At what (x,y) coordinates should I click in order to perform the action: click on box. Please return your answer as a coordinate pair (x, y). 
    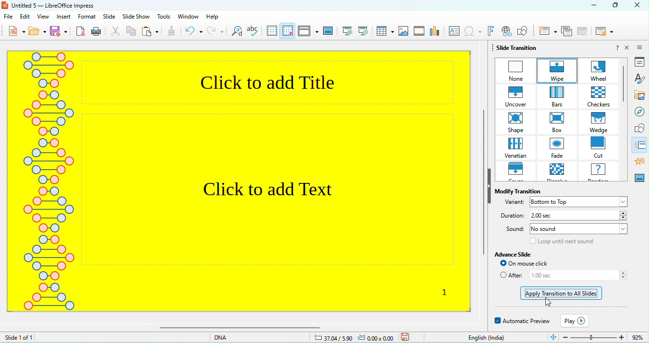
    Looking at the image, I should click on (560, 123).